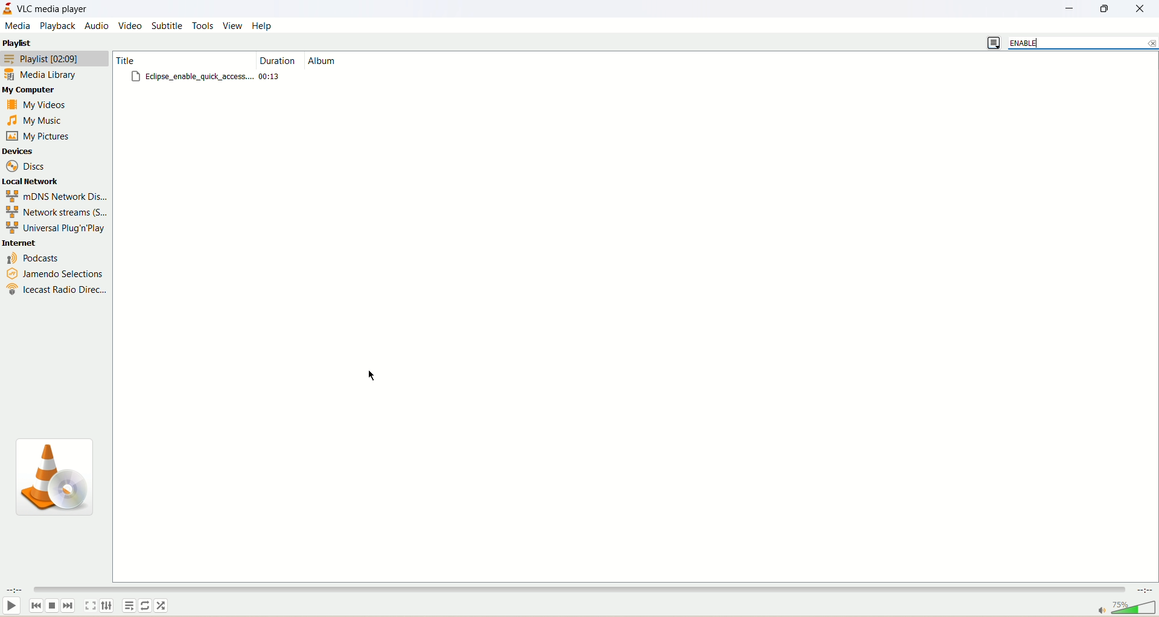 The width and height of the screenshot is (1159, 617). I want to click on Title , so click(182, 60).